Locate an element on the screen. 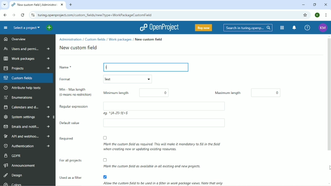 The height and width of the screenshot is (186, 331). Maximum length is located at coordinates (226, 93).